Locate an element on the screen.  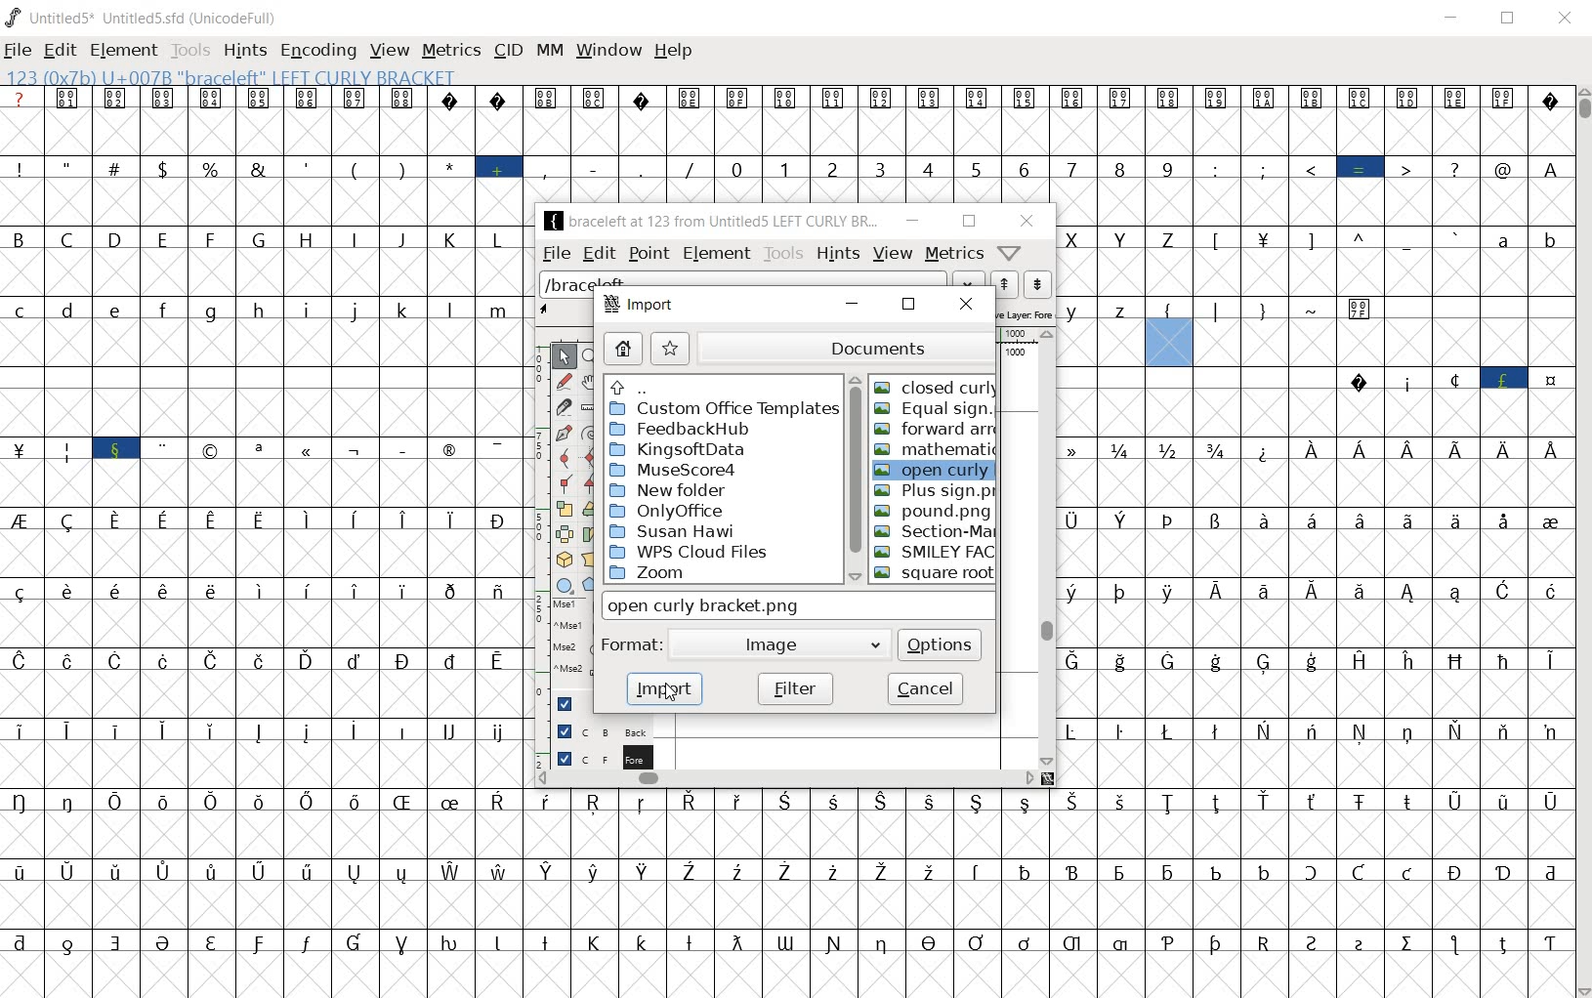
open curly bracket is located at coordinates (936, 470).